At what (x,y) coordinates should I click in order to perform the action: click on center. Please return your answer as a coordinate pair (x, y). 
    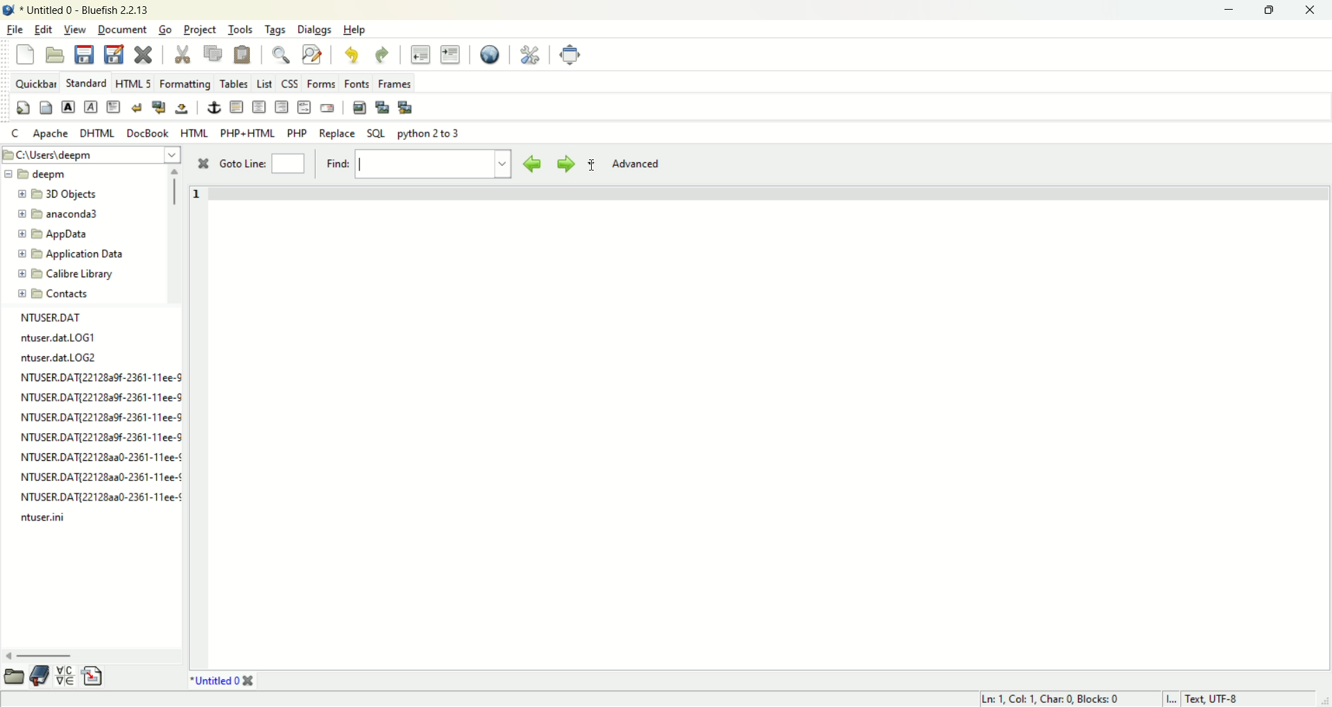
    Looking at the image, I should click on (259, 107).